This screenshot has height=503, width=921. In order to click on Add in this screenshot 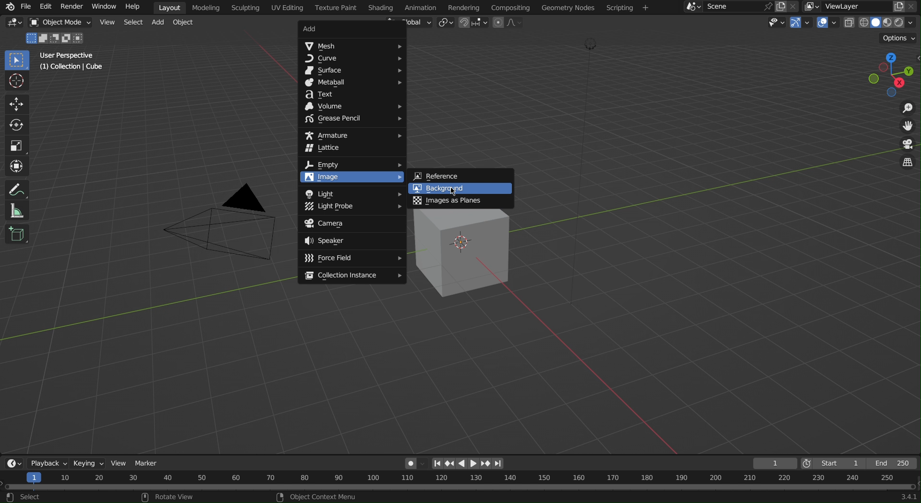, I will do `click(346, 29)`.